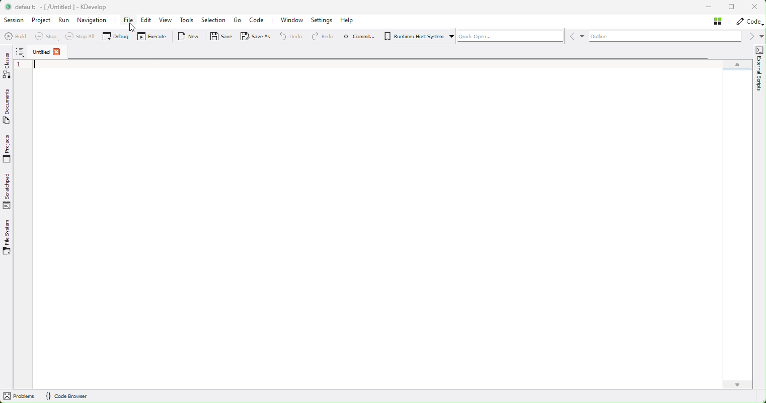 This screenshot has width=766, height=403. Describe the element at coordinates (21, 65) in the screenshot. I see `line number` at that location.